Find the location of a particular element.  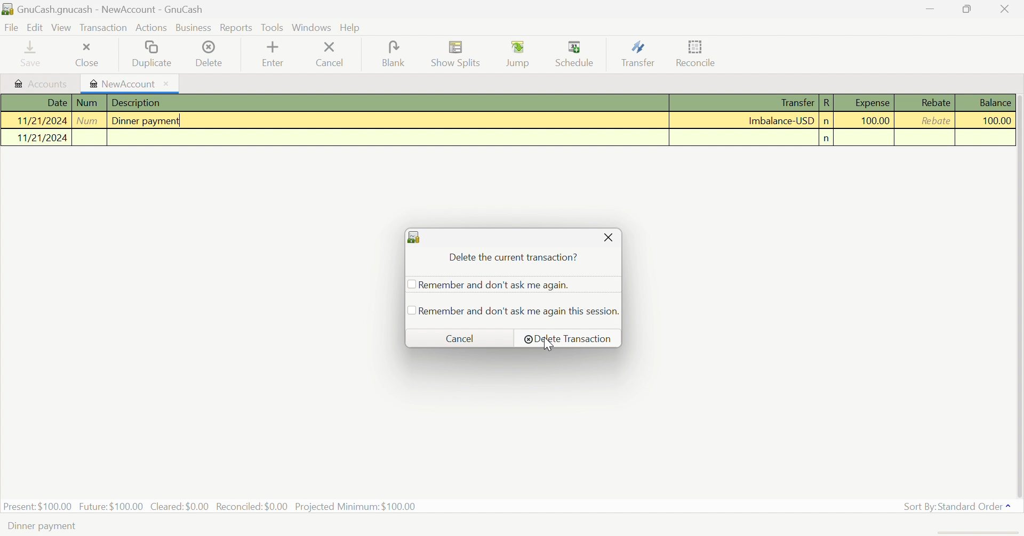

Remember and don't ask me again this session. is located at coordinates (520, 310).